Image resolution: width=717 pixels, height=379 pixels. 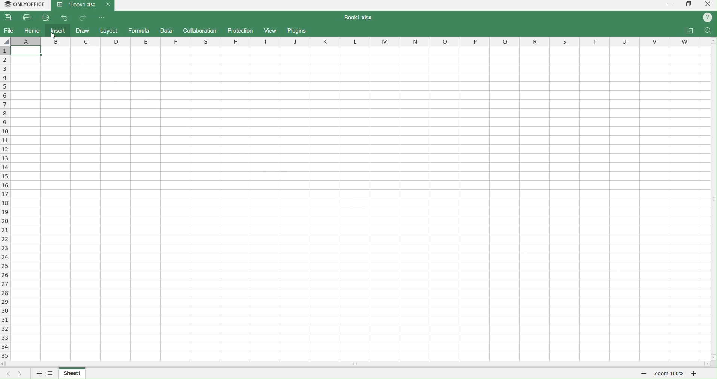 I want to click on view, so click(x=271, y=31).